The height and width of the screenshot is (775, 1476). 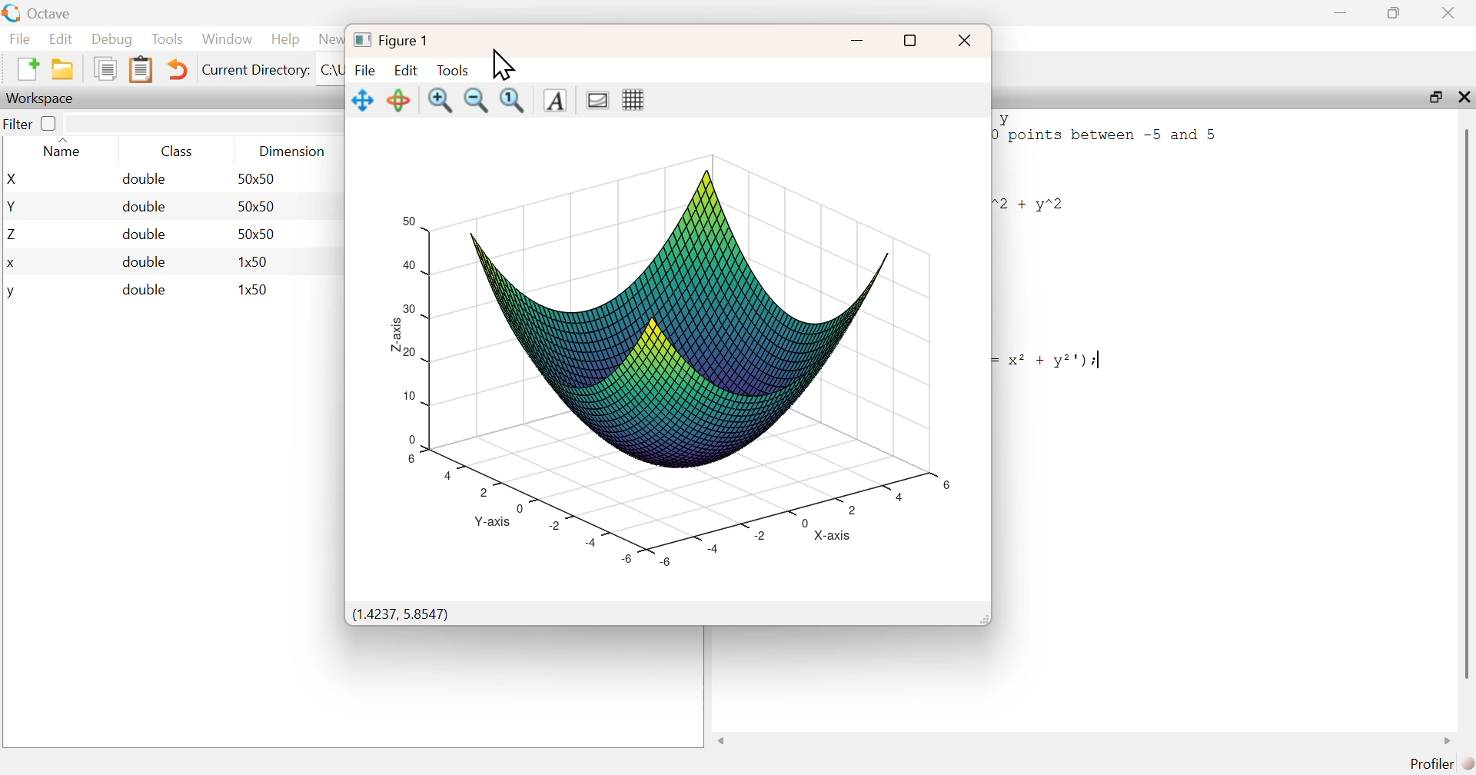 What do you see at coordinates (140, 71) in the screenshot?
I see `Clipboard` at bounding box center [140, 71].